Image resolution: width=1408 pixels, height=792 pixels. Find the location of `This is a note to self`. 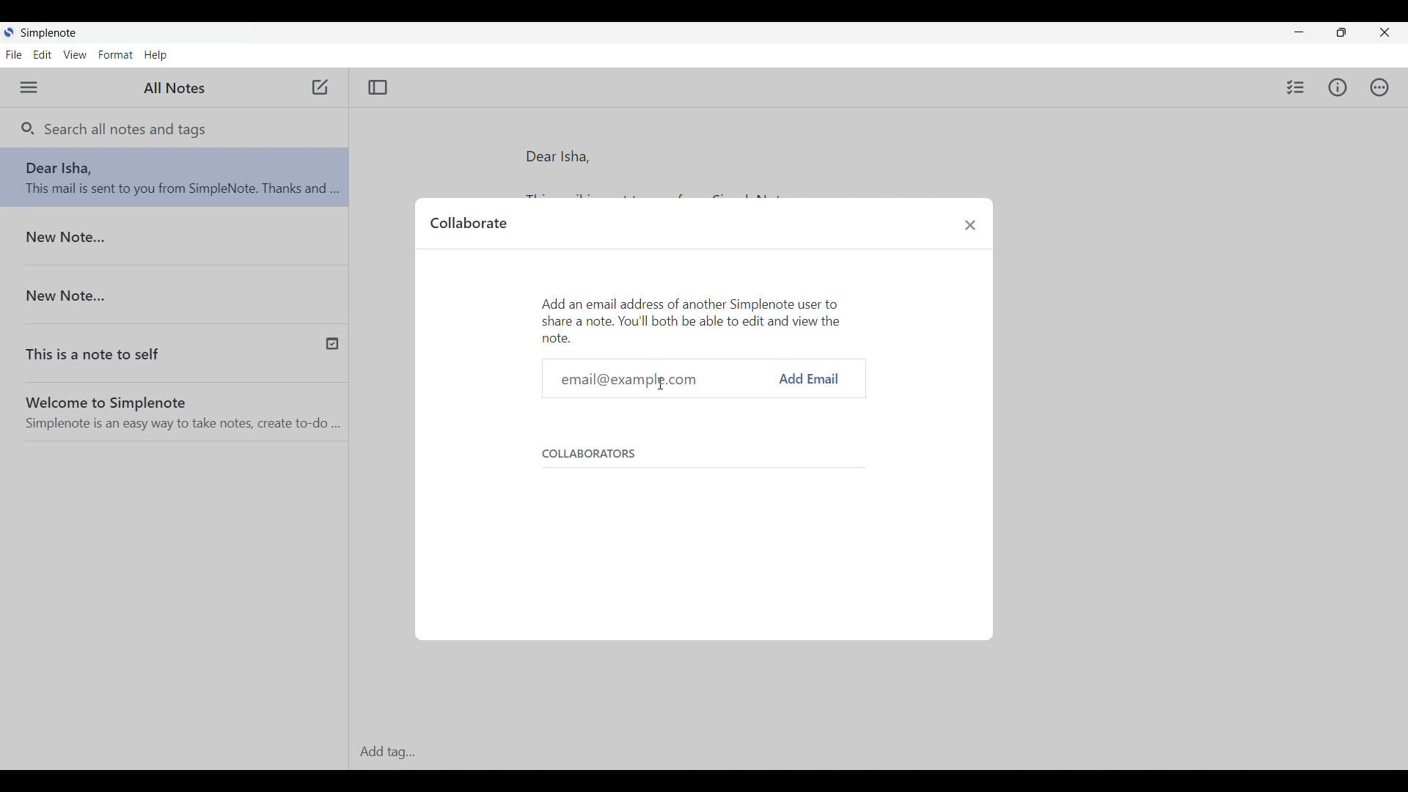

This is a note to self is located at coordinates (127, 349).